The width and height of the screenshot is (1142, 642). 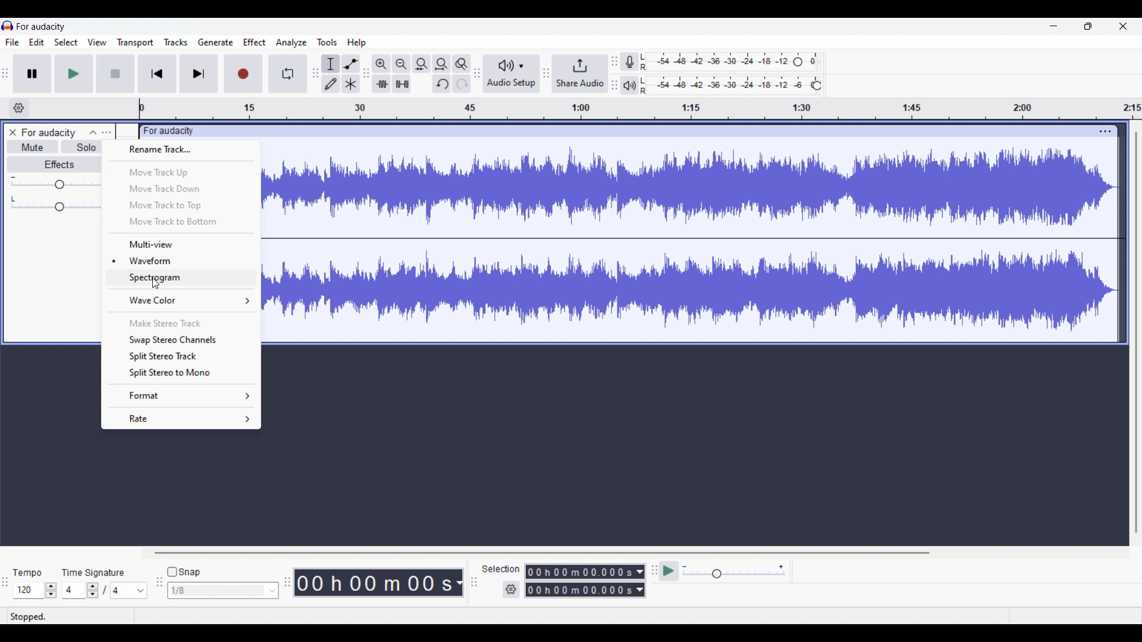 What do you see at coordinates (181, 340) in the screenshot?
I see `Swap stereo channels` at bounding box center [181, 340].